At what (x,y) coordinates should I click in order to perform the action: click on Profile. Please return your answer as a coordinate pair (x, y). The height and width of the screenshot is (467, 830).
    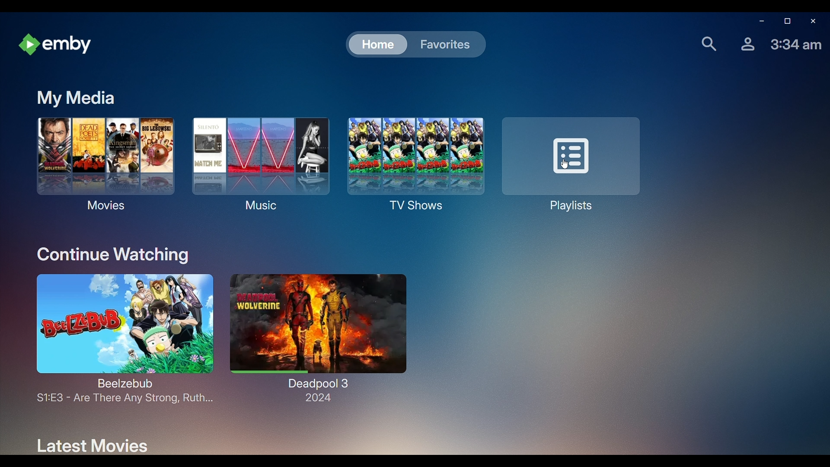
    Looking at the image, I should click on (746, 44).